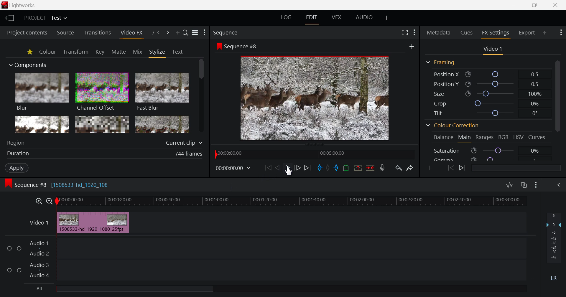 The height and width of the screenshot is (297, 566). What do you see at coordinates (495, 34) in the screenshot?
I see `FX Settings` at bounding box center [495, 34].